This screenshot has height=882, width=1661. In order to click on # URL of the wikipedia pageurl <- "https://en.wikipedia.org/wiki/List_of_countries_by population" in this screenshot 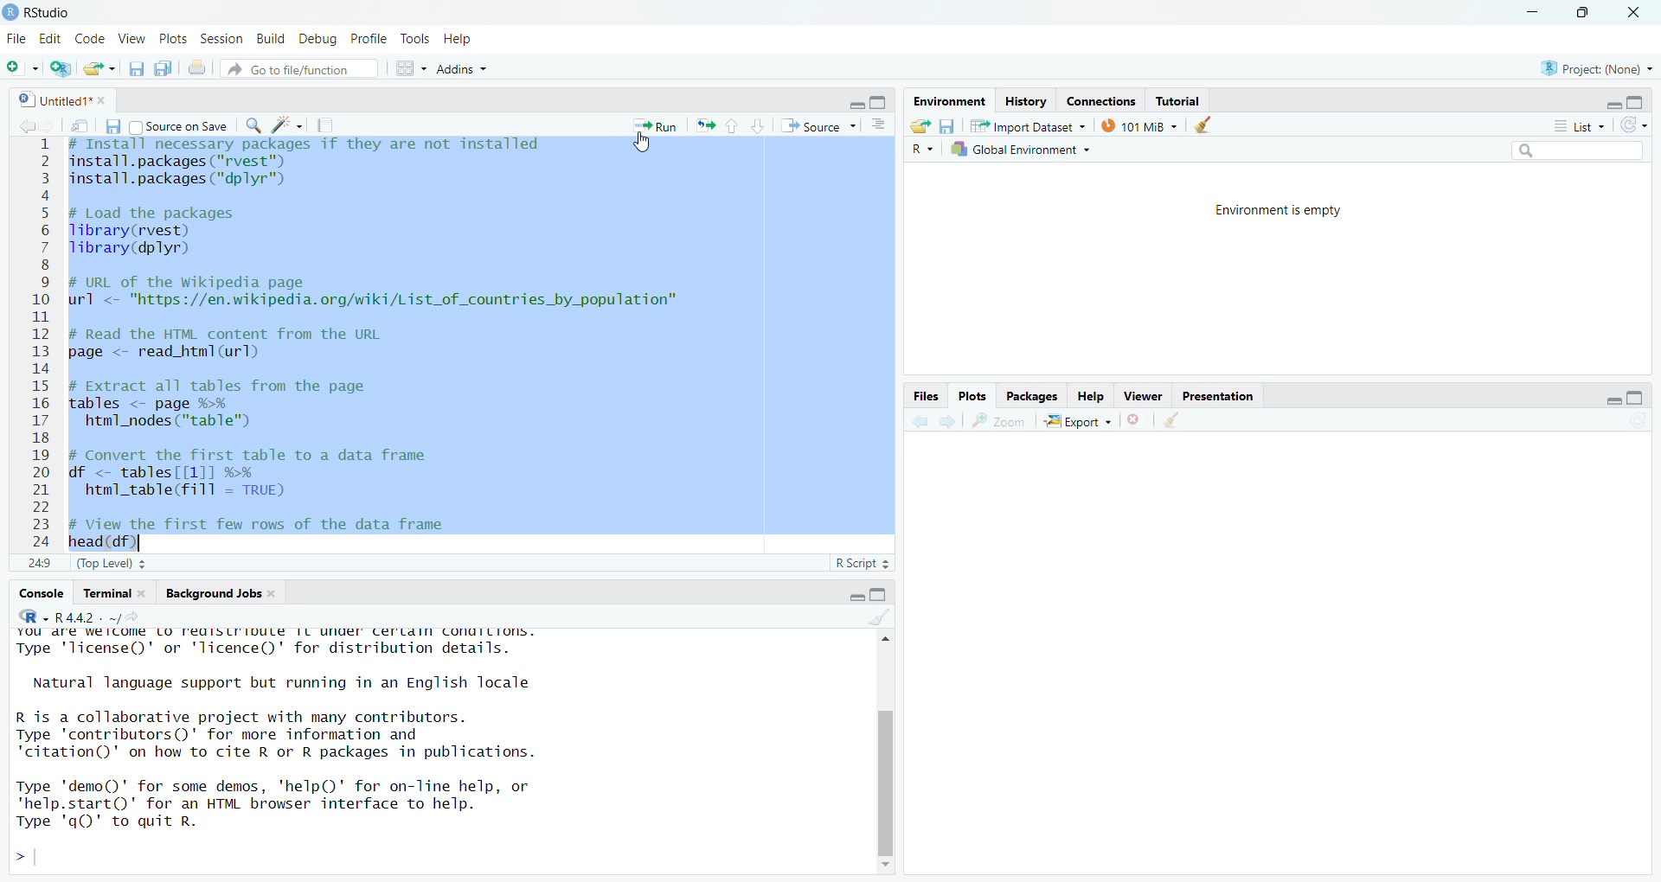, I will do `click(377, 294)`.